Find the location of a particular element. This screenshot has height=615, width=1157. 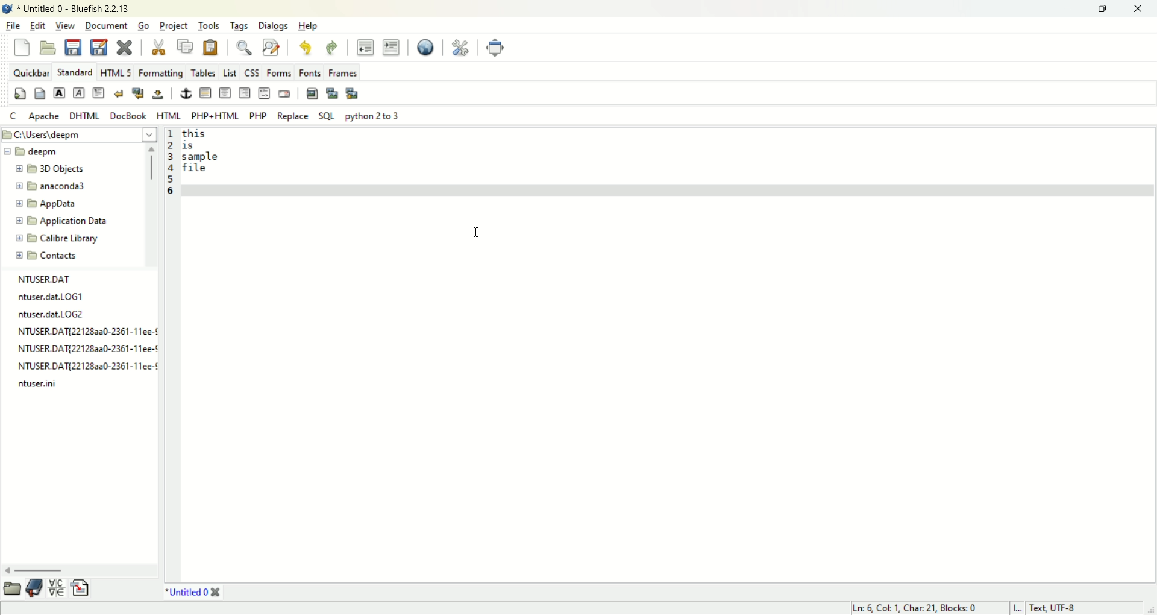

insert thumbnail is located at coordinates (331, 93).